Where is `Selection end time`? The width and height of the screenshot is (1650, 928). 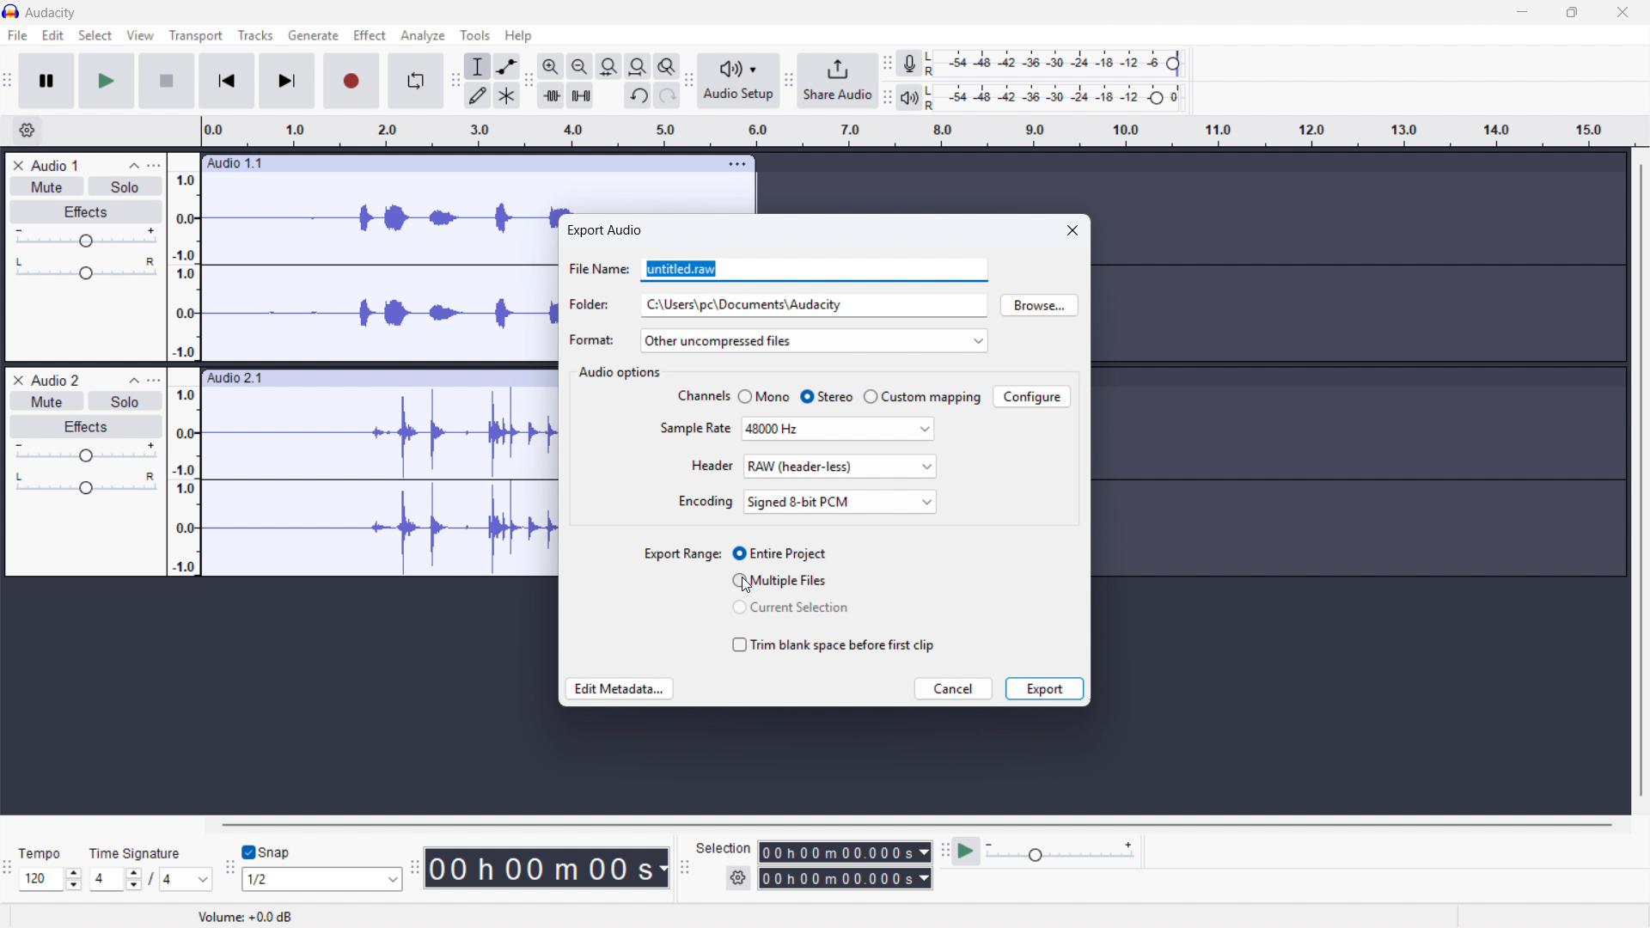
Selection end time is located at coordinates (846, 879).